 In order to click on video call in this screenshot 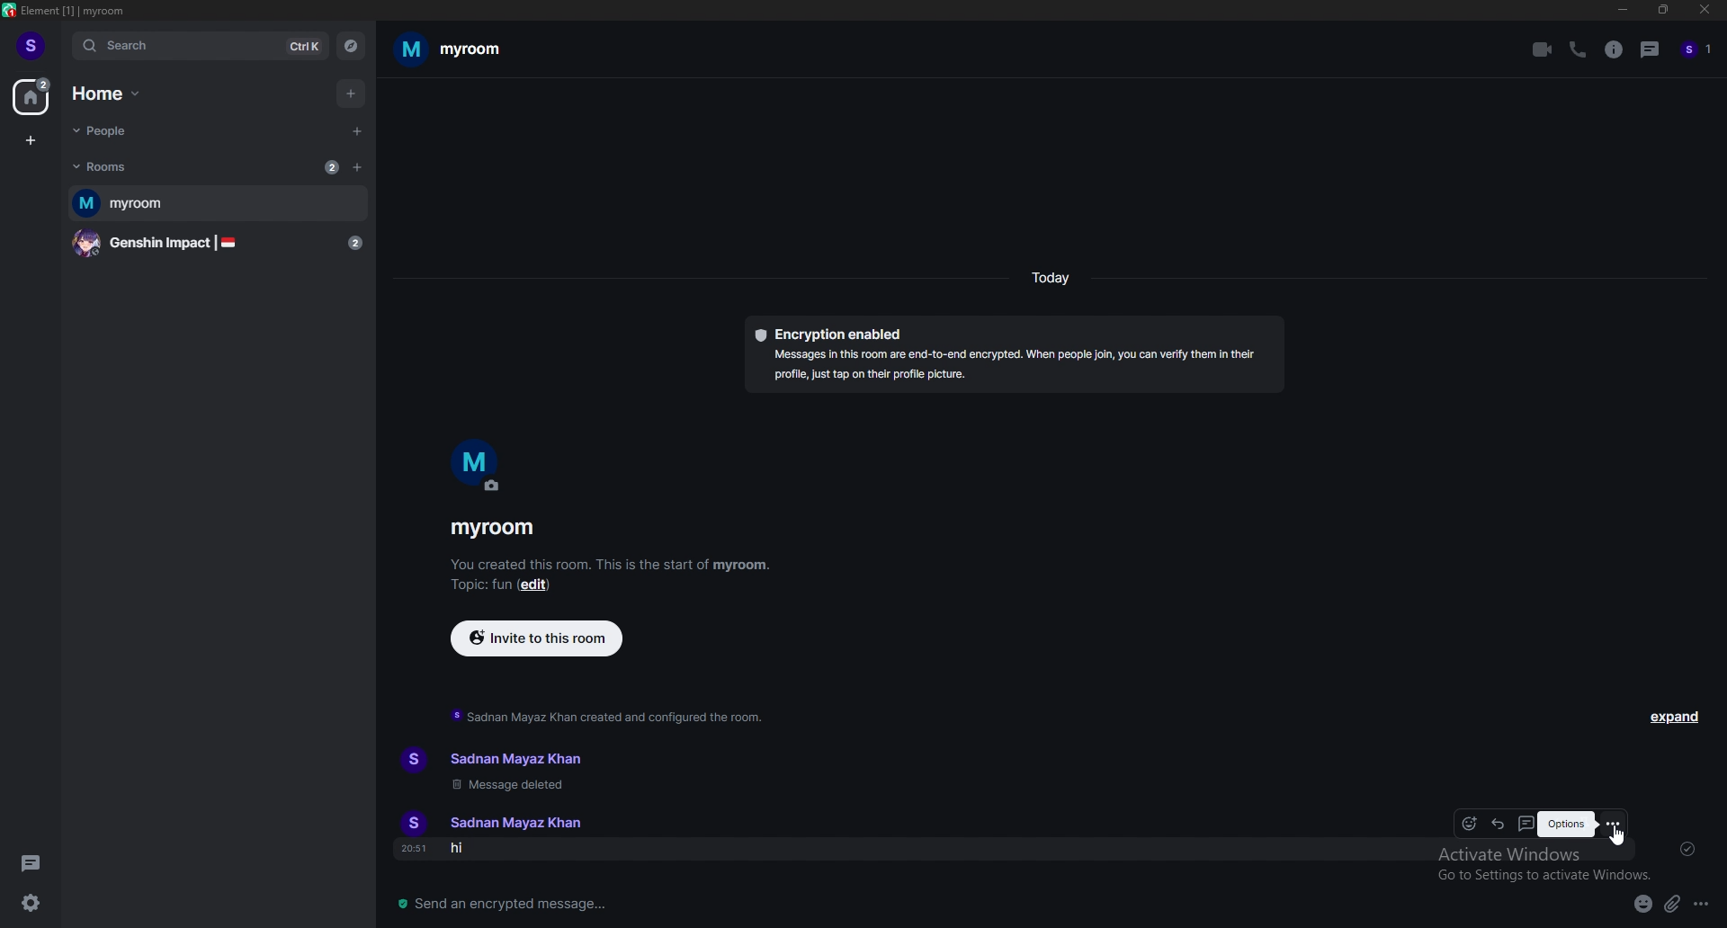, I will do `click(1544, 49)`.